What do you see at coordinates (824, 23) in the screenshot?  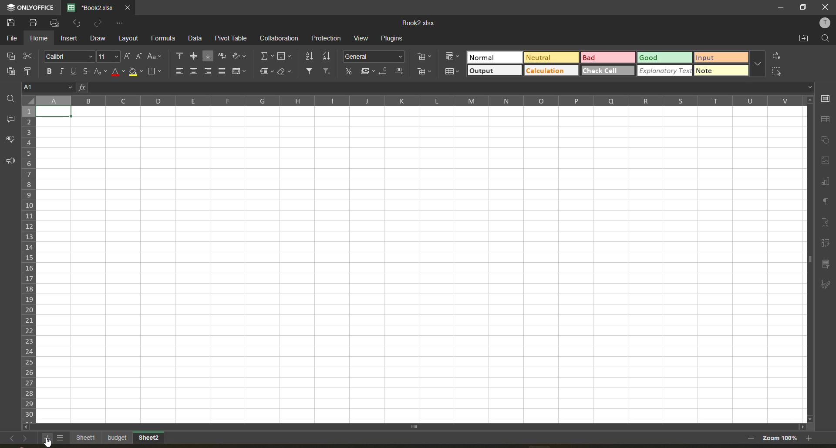 I see `profile` at bounding box center [824, 23].